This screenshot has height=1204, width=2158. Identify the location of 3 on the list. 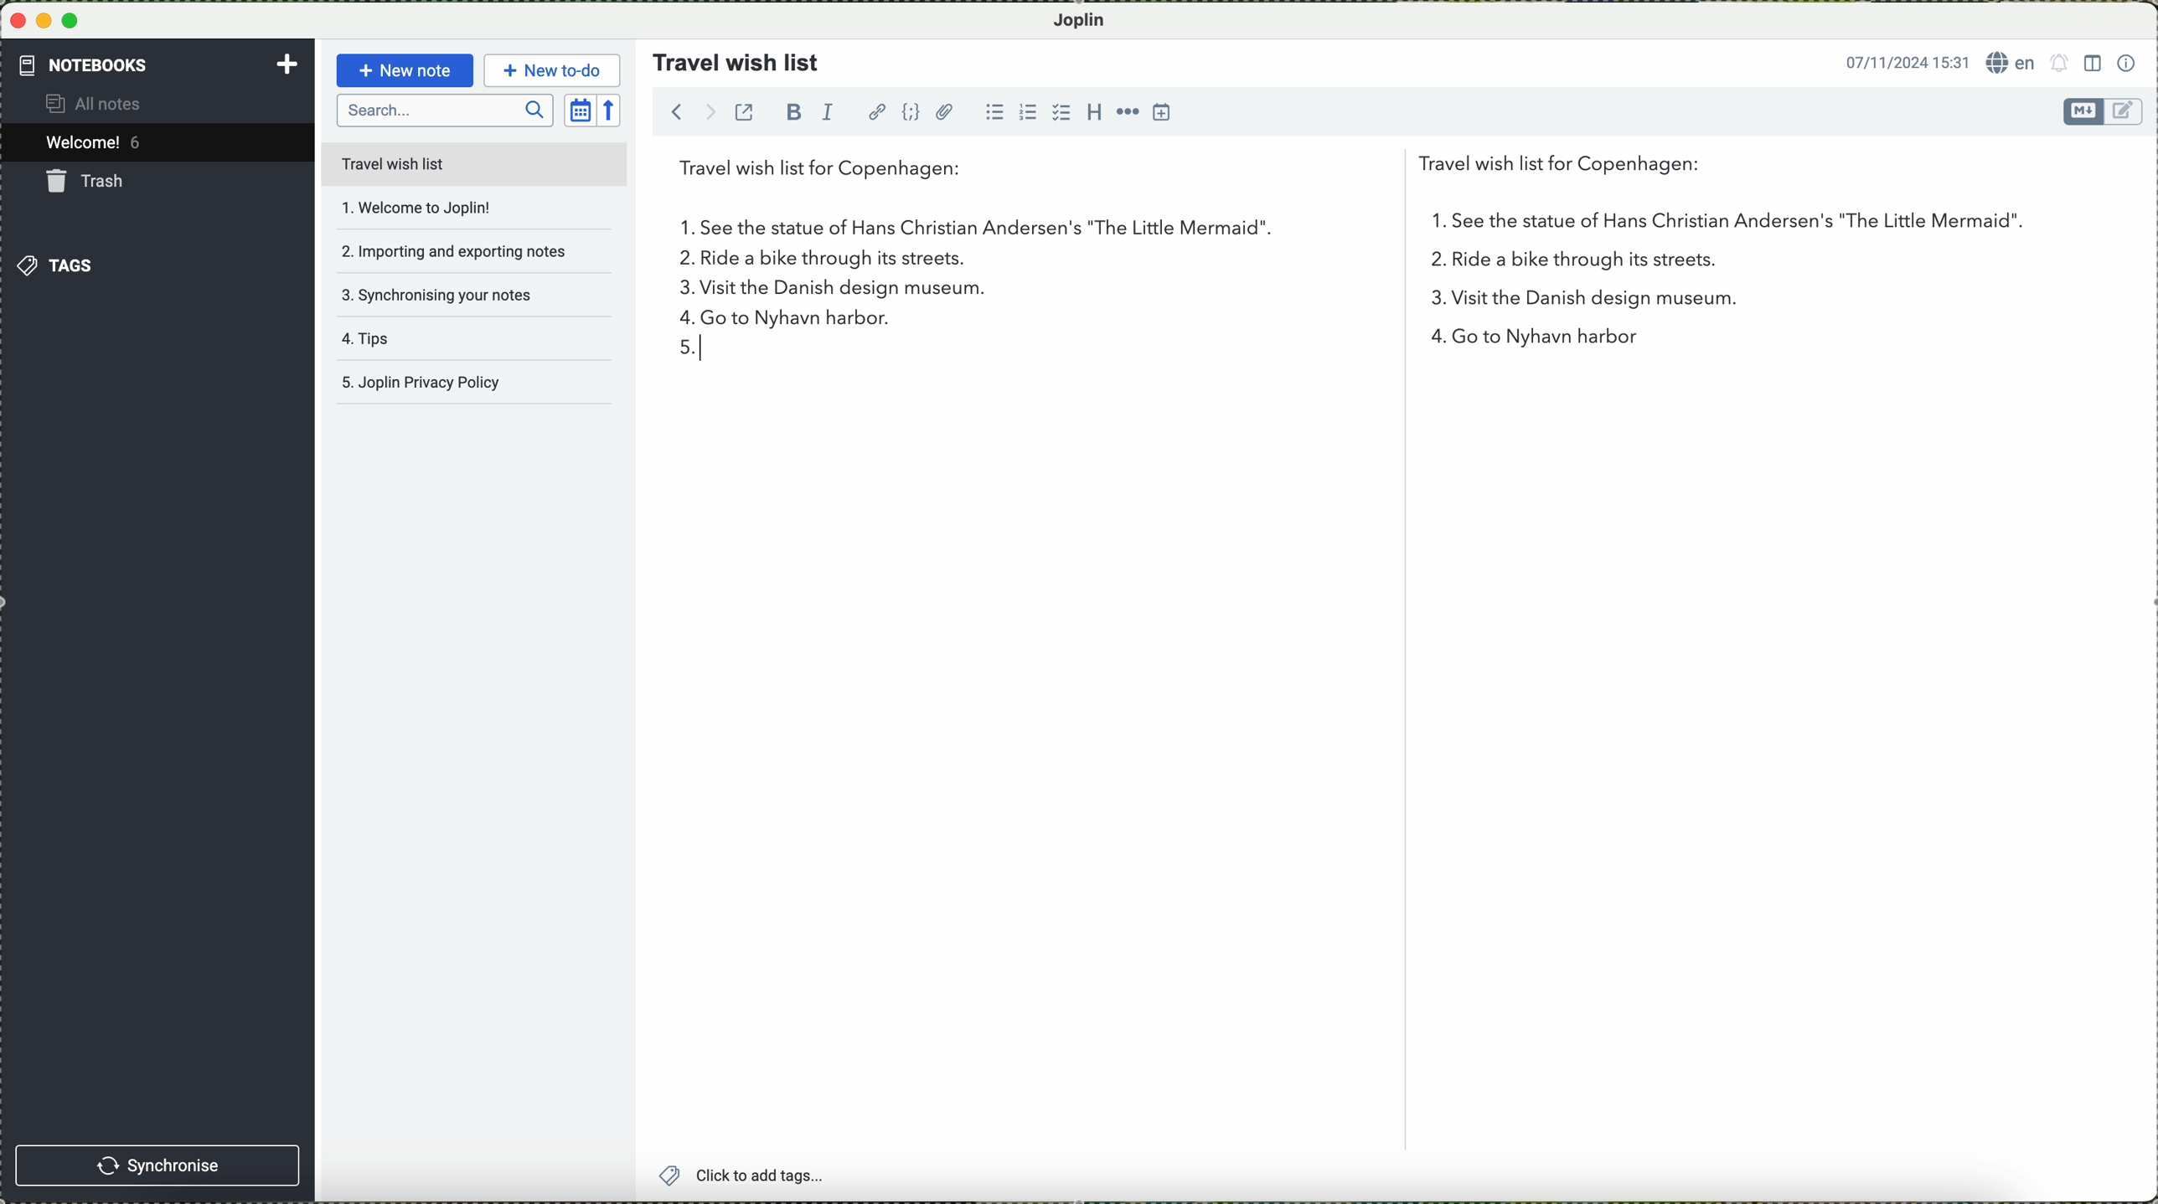
(674, 291).